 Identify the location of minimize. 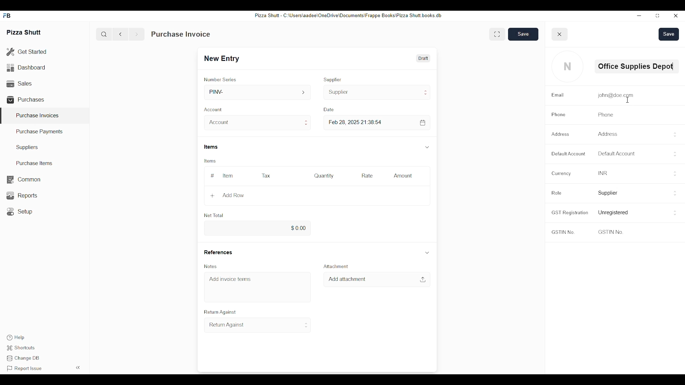
(639, 15).